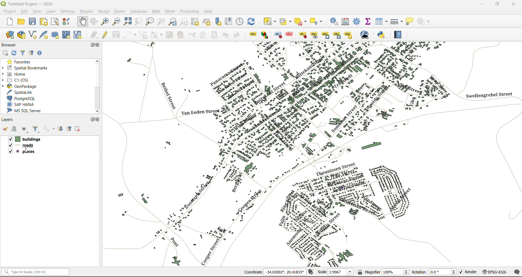  I want to click on zoom native, so click(160, 21).